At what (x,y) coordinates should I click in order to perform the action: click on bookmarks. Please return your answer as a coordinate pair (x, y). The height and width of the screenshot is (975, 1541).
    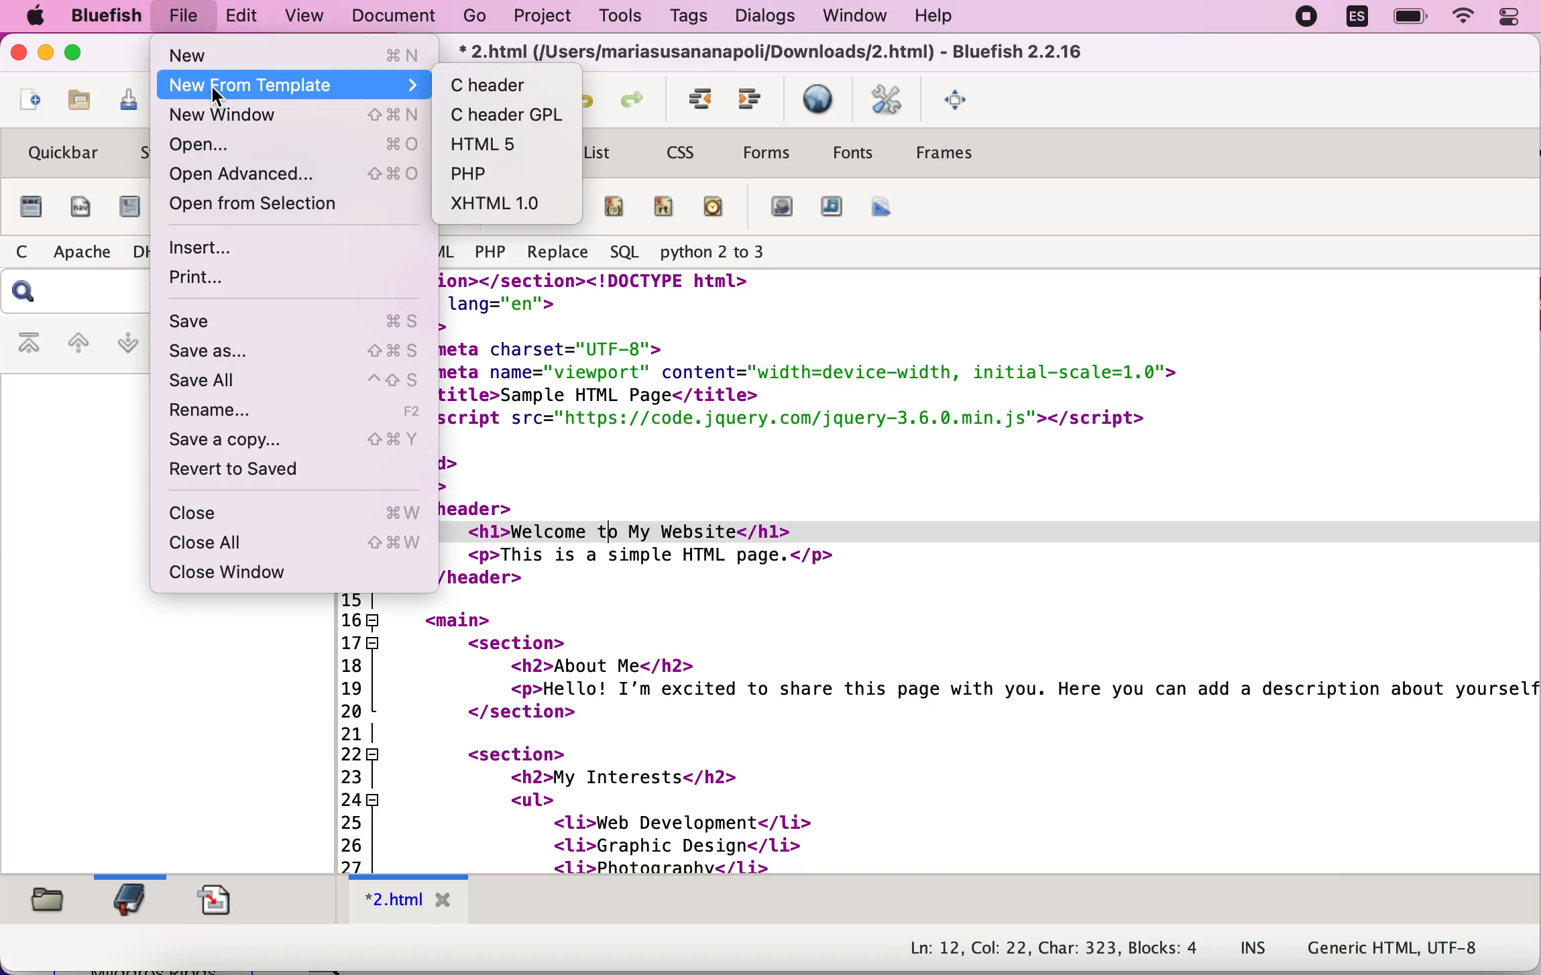
    Looking at the image, I should click on (132, 901).